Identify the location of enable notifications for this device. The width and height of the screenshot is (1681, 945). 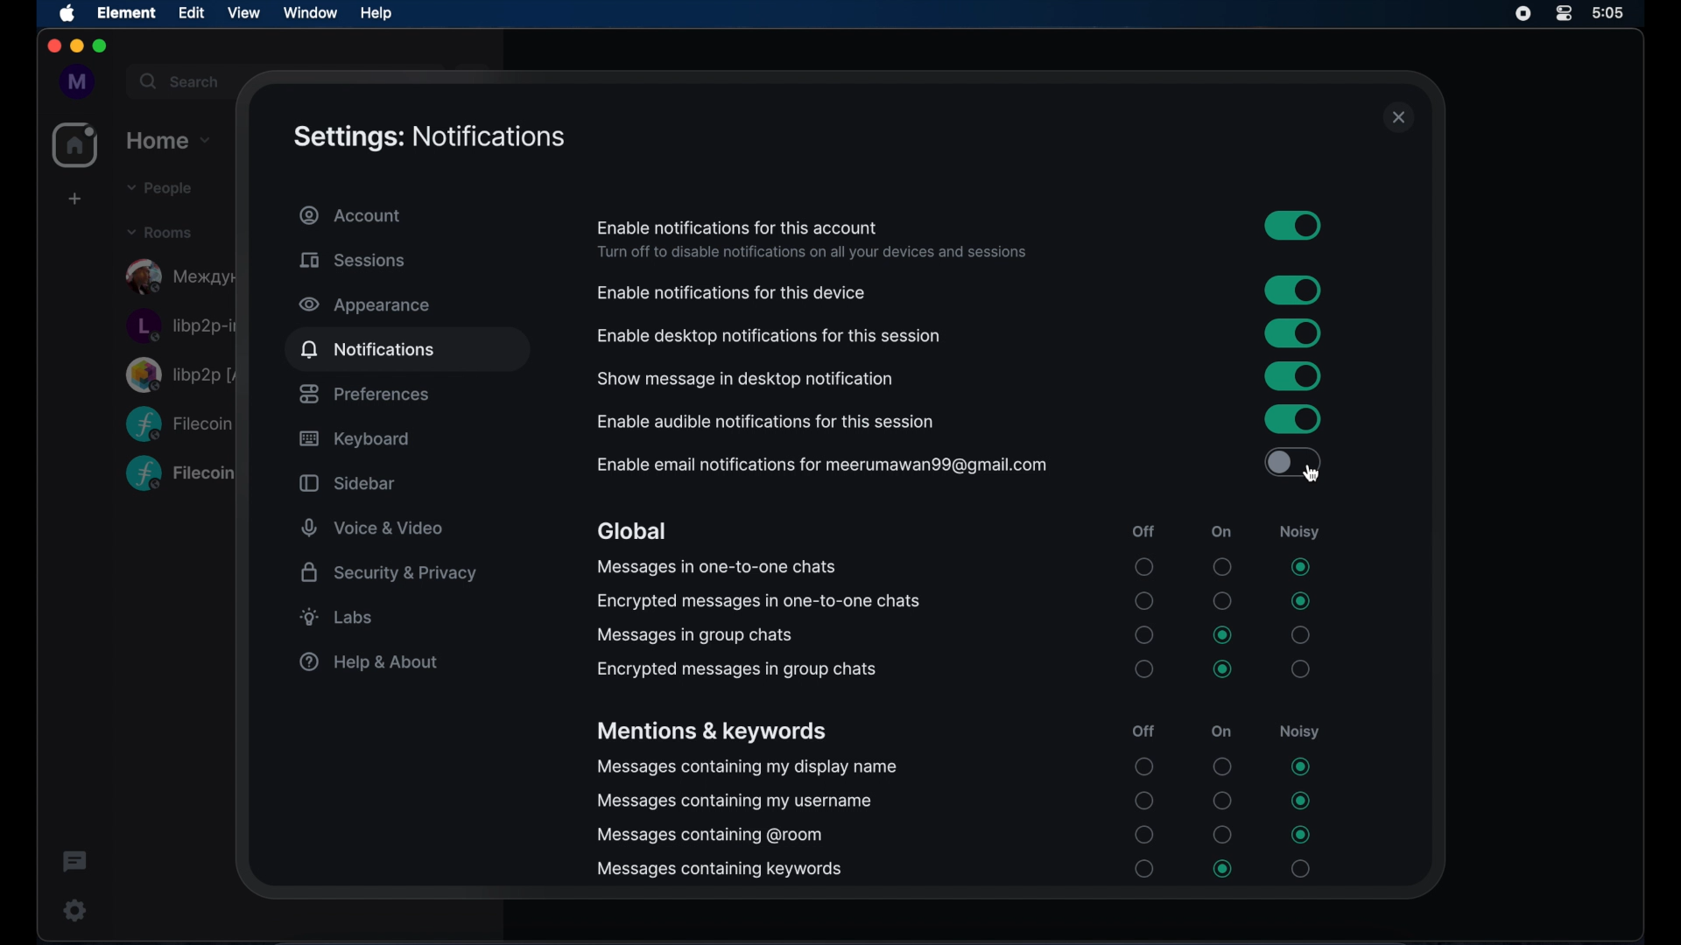
(732, 293).